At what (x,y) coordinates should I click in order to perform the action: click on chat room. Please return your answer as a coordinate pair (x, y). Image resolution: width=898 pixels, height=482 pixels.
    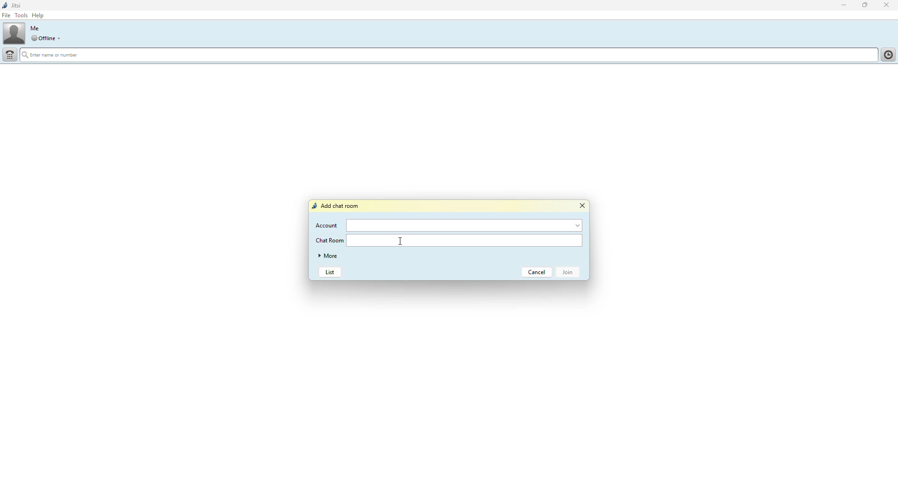
    Looking at the image, I should click on (467, 241).